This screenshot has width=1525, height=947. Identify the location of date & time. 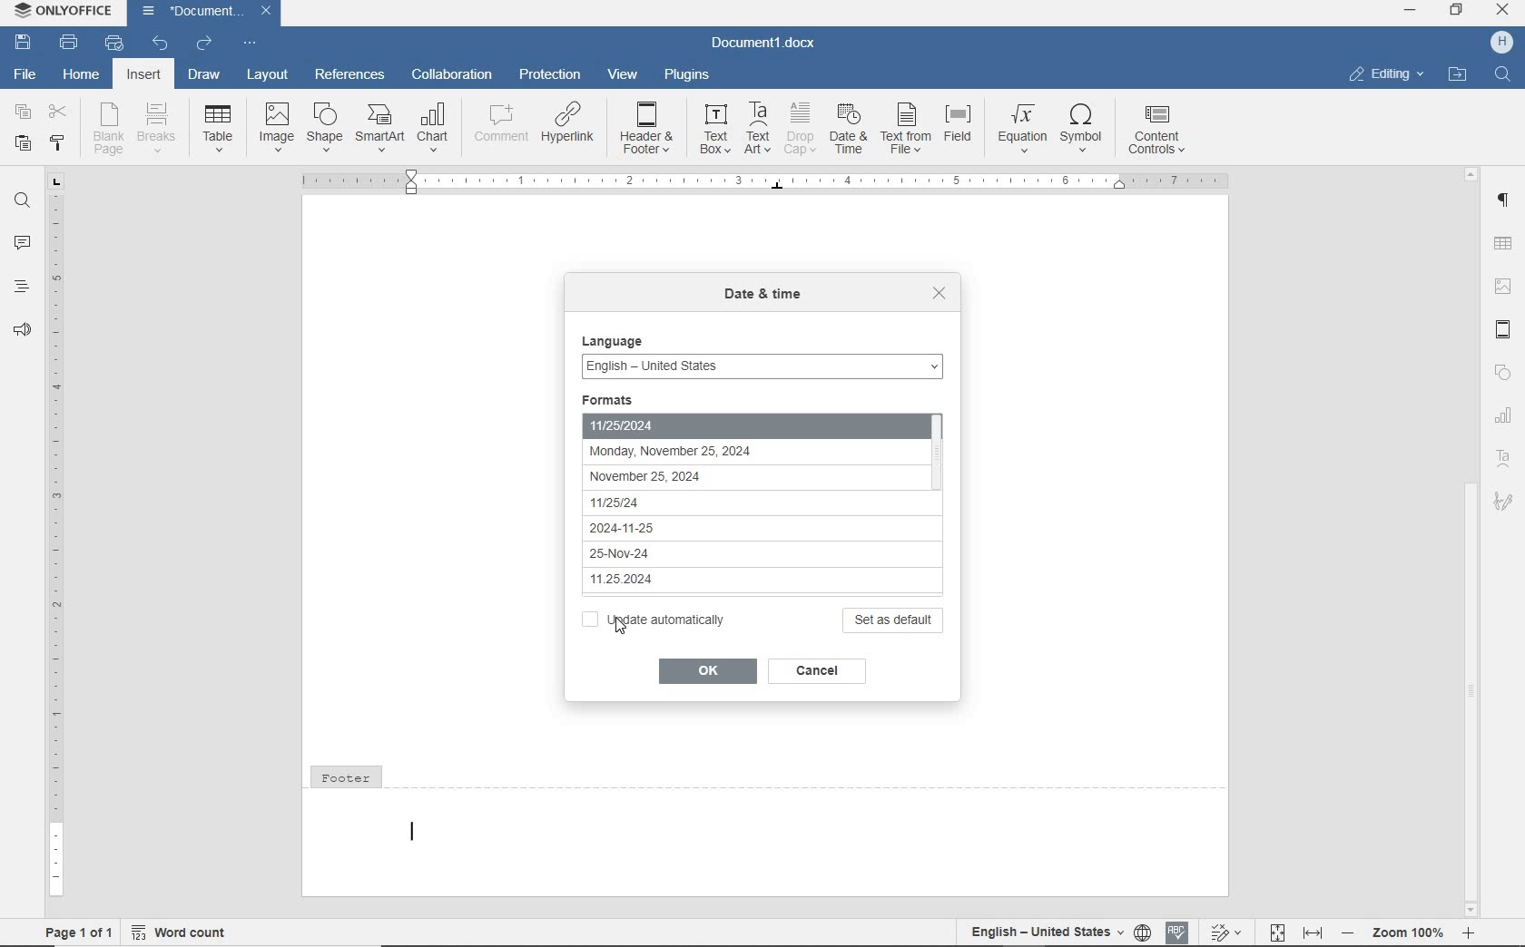
(762, 298).